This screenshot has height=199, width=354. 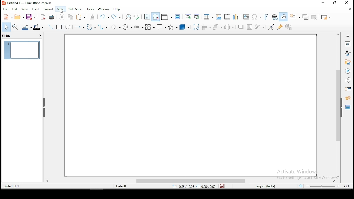 I want to click on distribute, so click(x=229, y=27).